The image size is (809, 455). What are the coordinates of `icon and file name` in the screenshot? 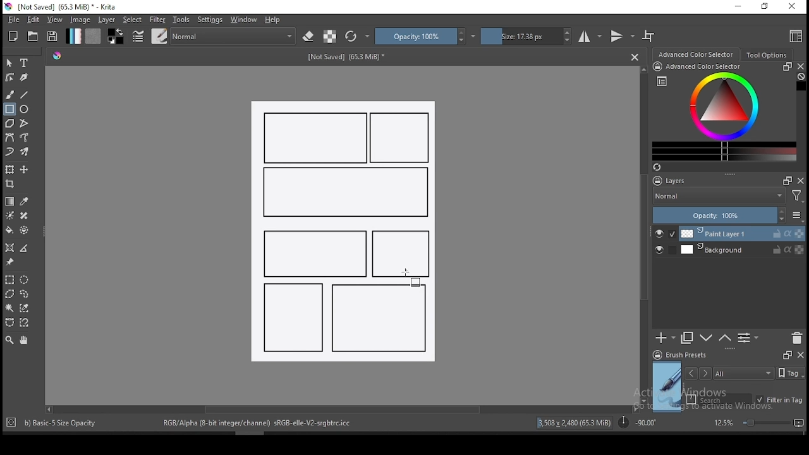 It's located at (63, 7).